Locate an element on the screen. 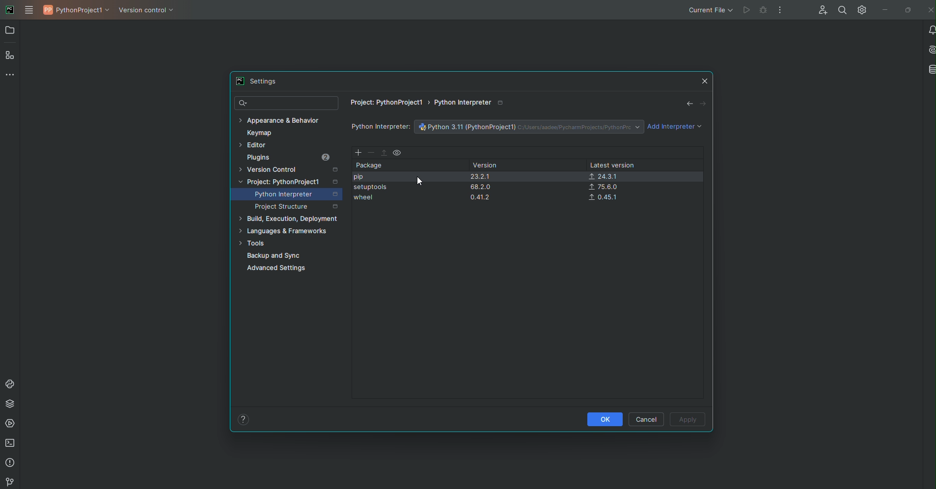 The image size is (936, 489). Minimize is located at coordinates (883, 11).